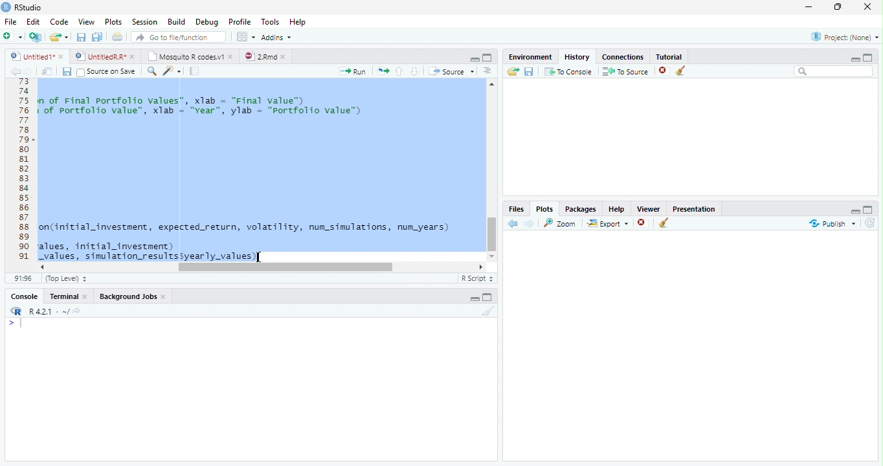 The image size is (883, 466). Describe the element at coordinates (855, 58) in the screenshot. I see `Hide` at that location.